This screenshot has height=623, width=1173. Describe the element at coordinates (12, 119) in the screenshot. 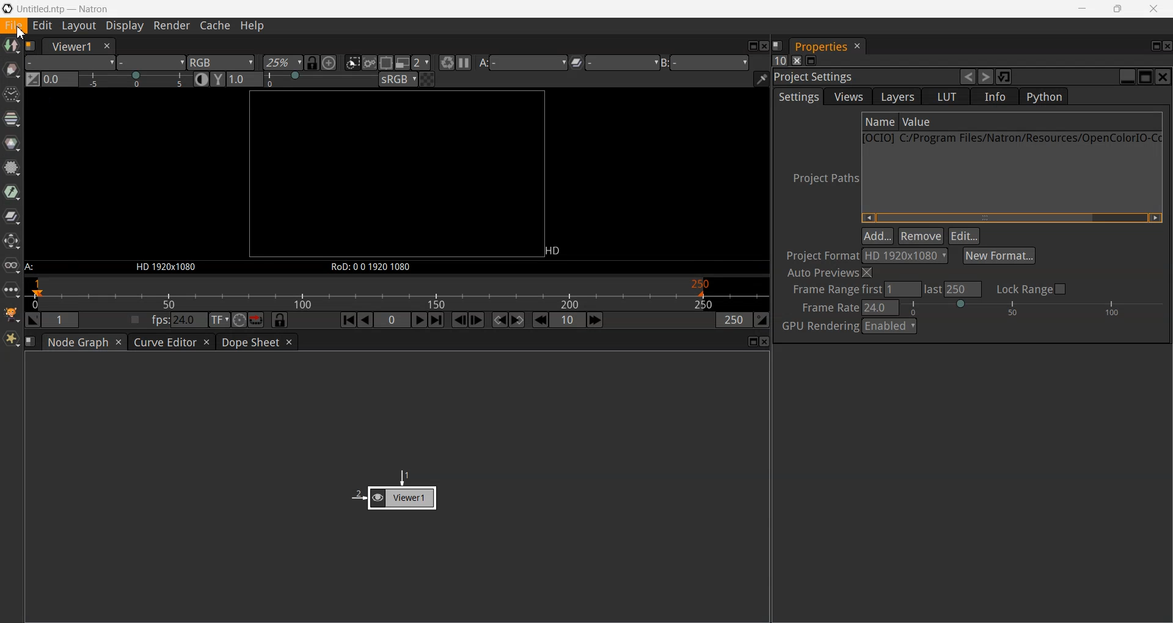

I see `Channel` at that location.